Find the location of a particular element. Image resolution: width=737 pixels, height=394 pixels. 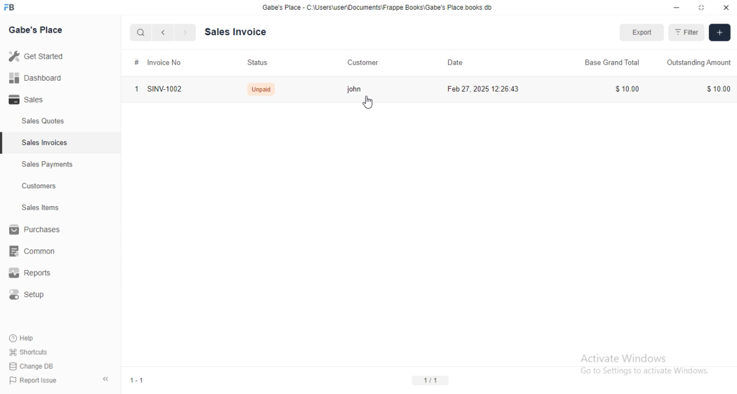

sales is located at coordinates (28, 99).